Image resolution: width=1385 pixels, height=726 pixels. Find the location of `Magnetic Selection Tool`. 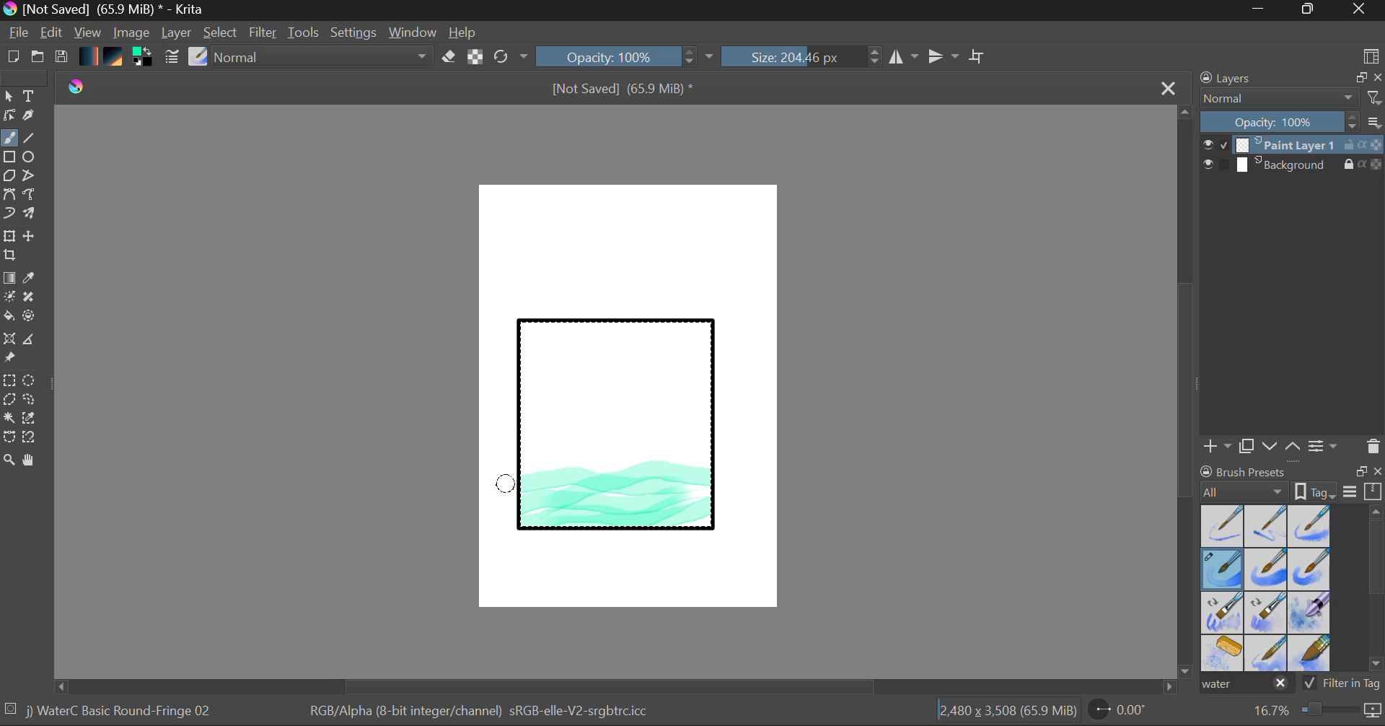

Magnetic Selection Tool is located at coordinates (30, 437).